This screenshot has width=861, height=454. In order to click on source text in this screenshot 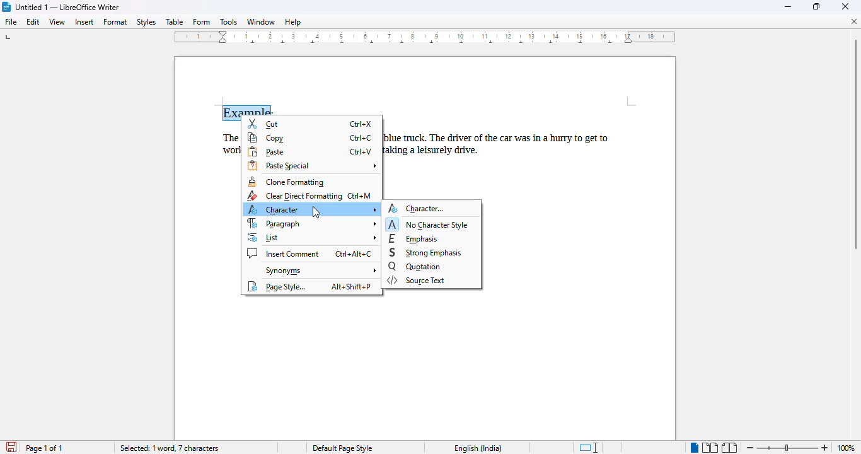, I will do `click(416, 279)`.